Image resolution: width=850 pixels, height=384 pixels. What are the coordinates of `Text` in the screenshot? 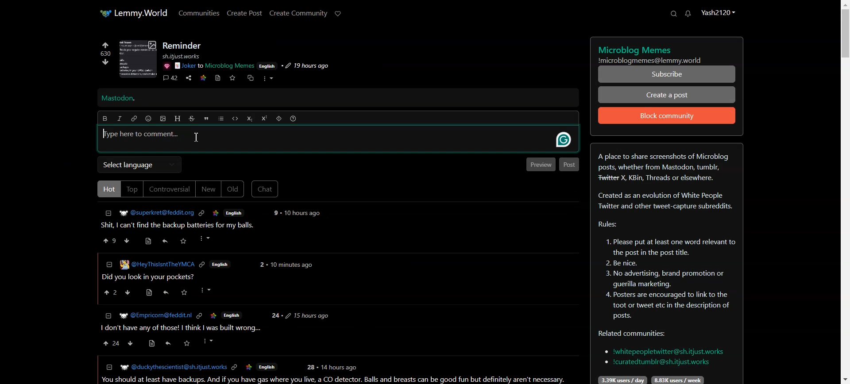 It's located at (118, 99).